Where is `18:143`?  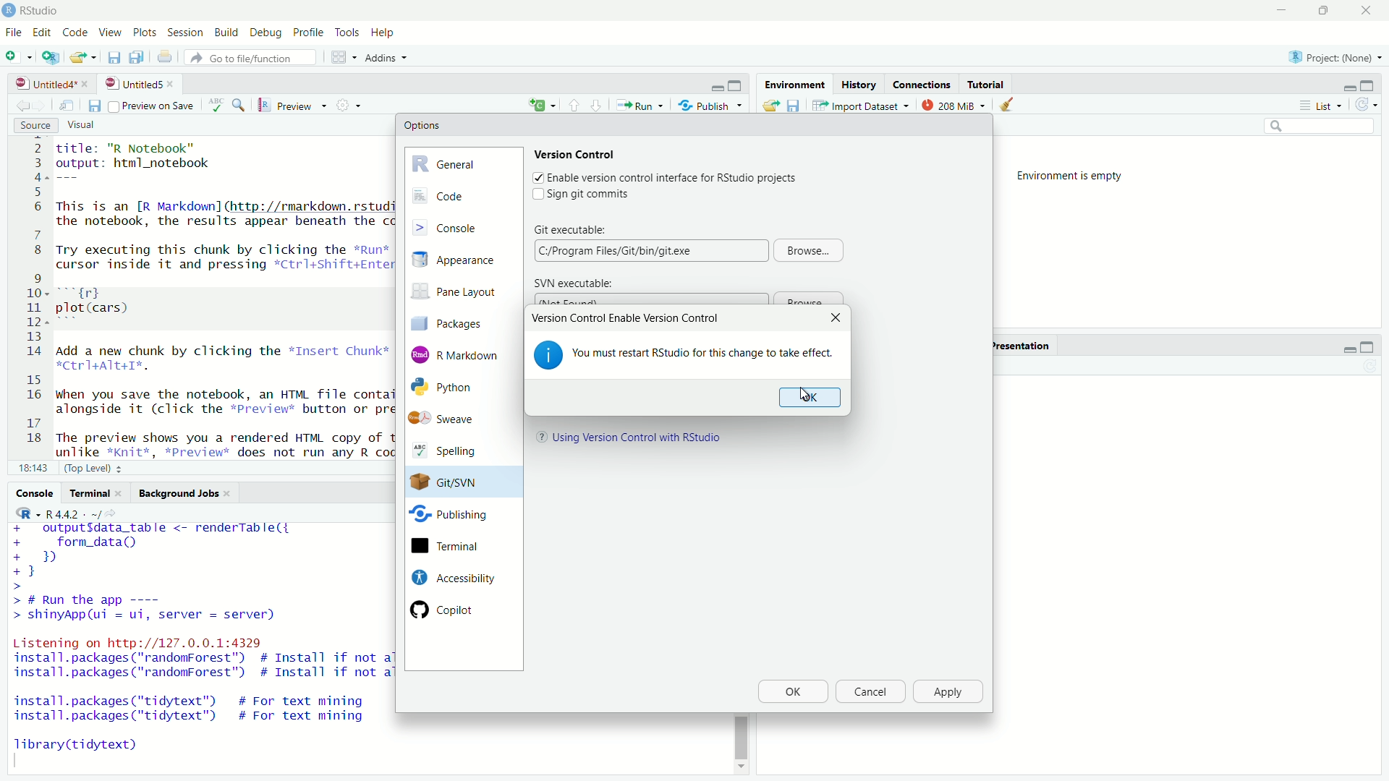
18:143 is located at coordinates (33, 467).